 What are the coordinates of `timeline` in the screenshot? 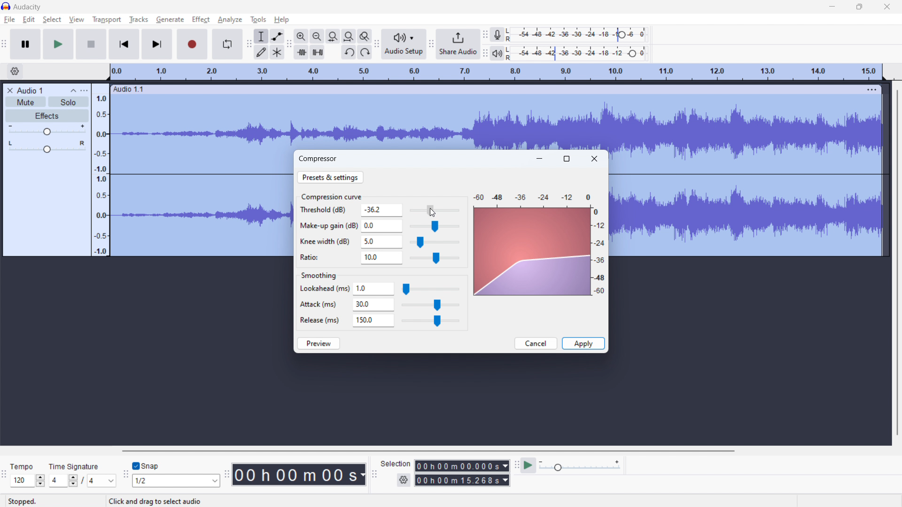 It's located at (496, 72).